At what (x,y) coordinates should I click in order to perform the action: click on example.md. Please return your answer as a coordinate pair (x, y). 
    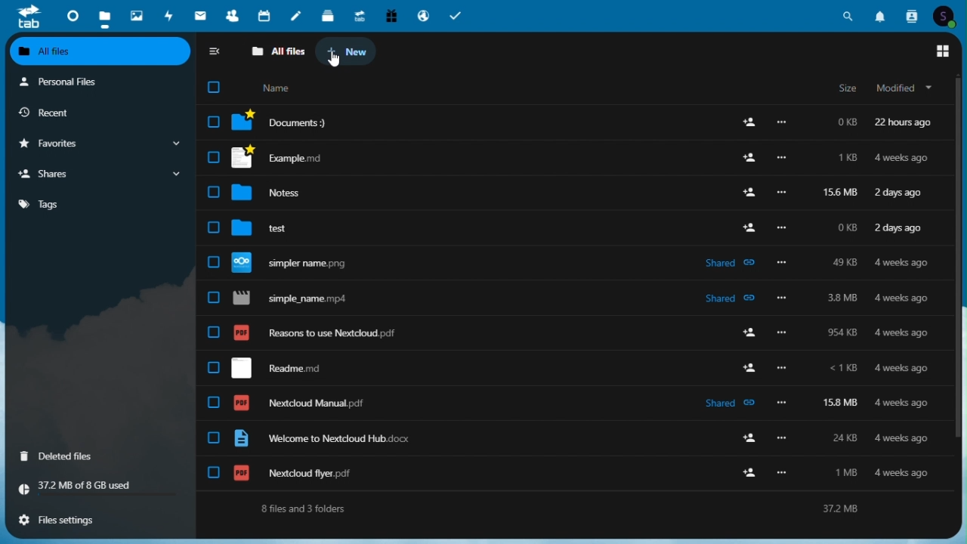
    Looking at the image, I should click on (277, 158).